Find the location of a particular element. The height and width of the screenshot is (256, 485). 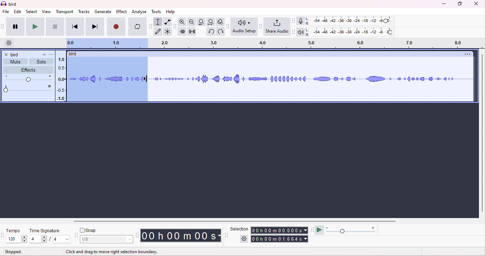

redo is located at coordinates (222, 32).